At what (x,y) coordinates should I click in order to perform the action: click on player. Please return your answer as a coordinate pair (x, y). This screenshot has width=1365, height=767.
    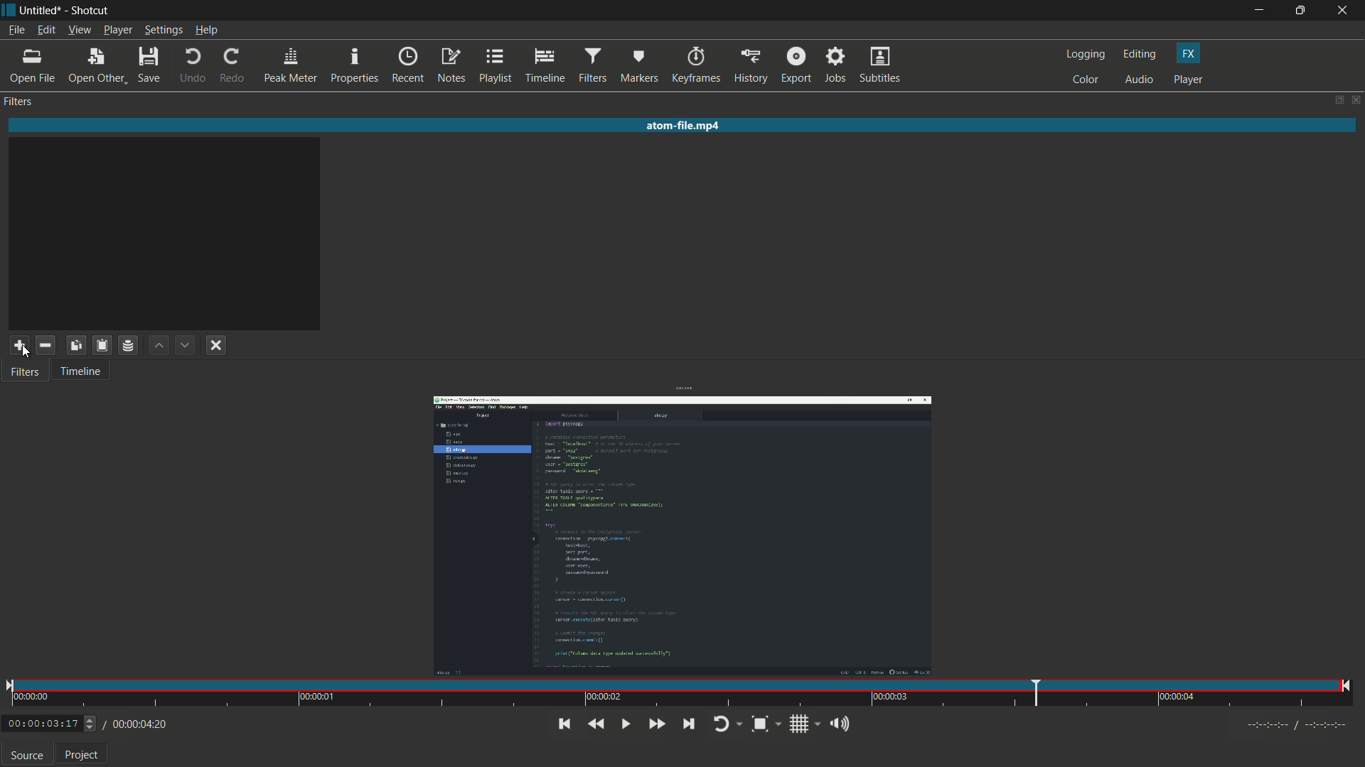
    Looking at the image, I should click on (1188, 80).